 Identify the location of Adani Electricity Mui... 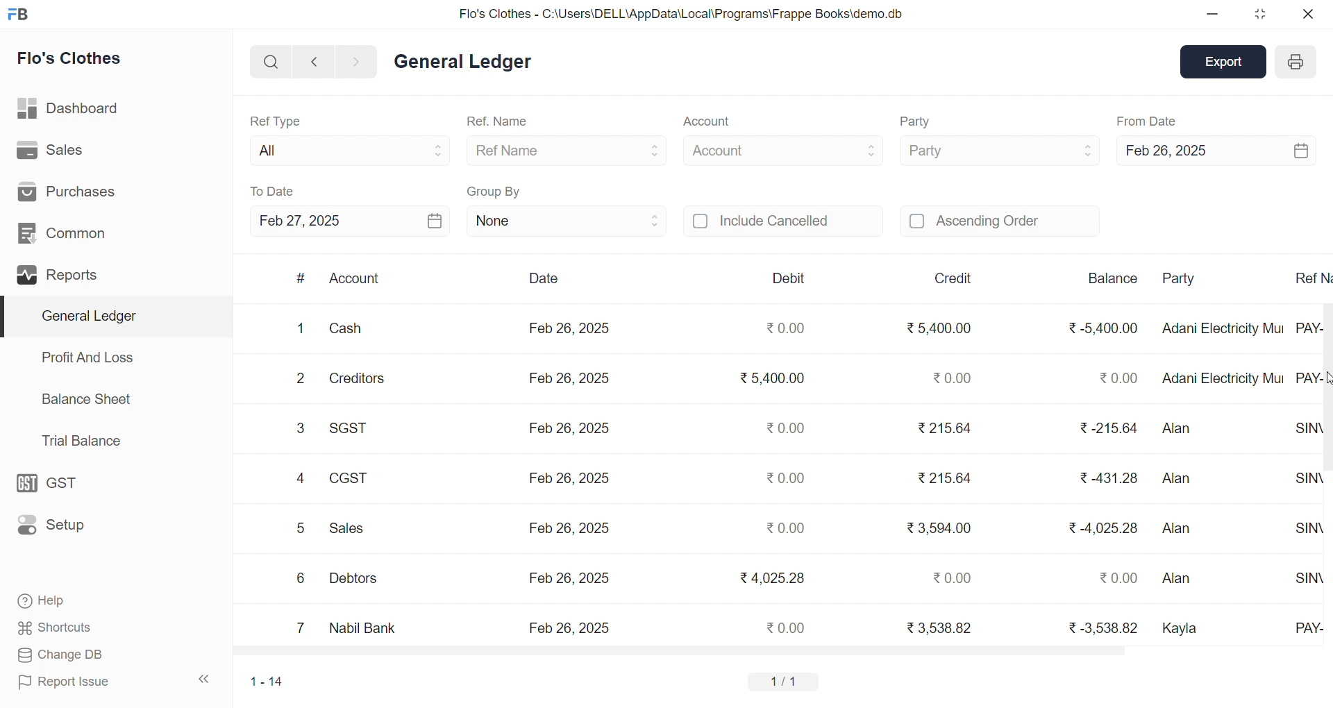
(1222, 328).